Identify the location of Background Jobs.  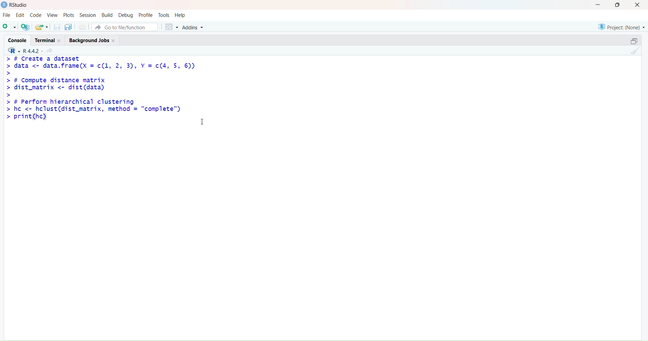
(91, 39).